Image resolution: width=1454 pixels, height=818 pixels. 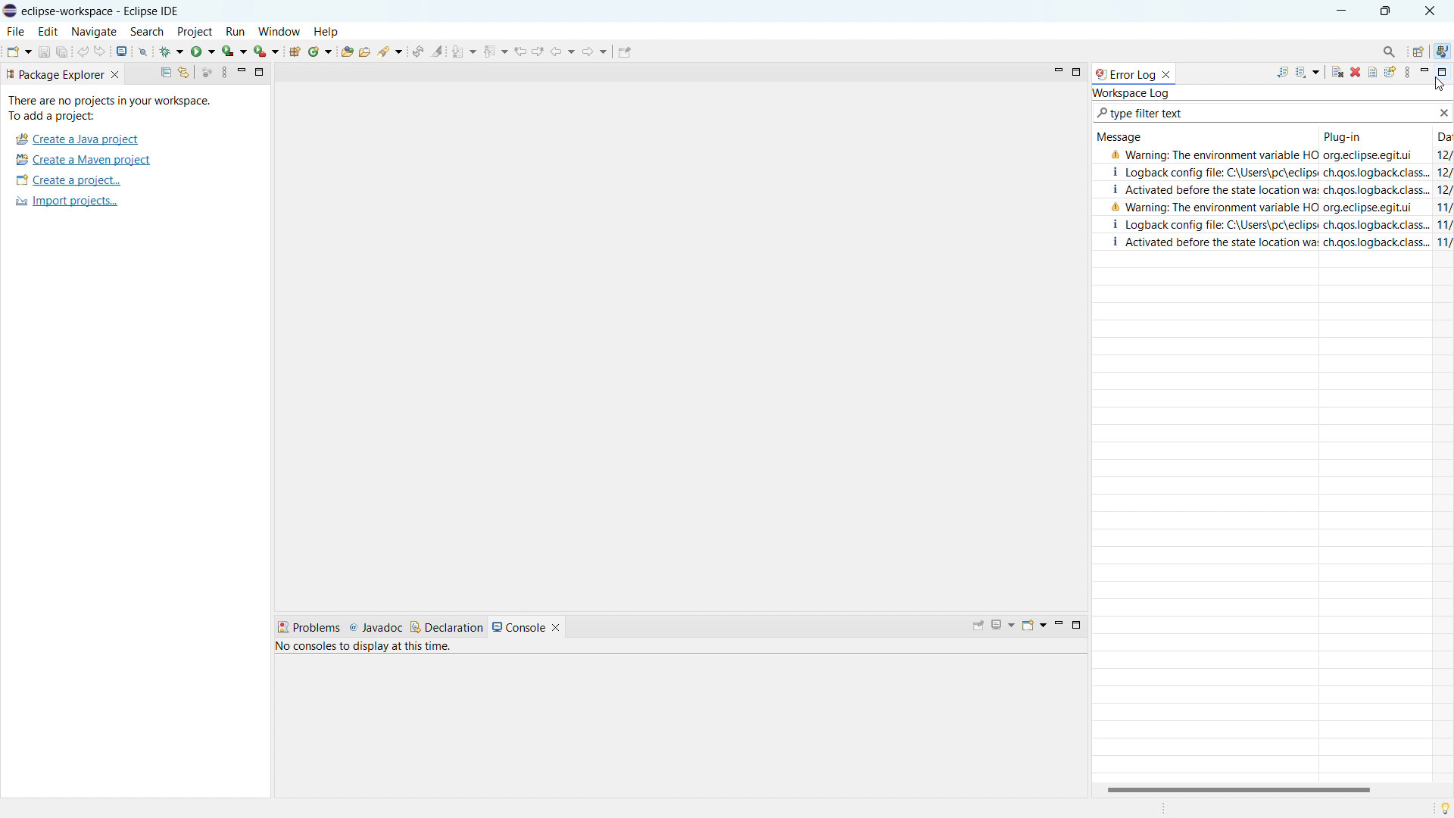 I want to click on minimize, so click(x=1062, y=623).